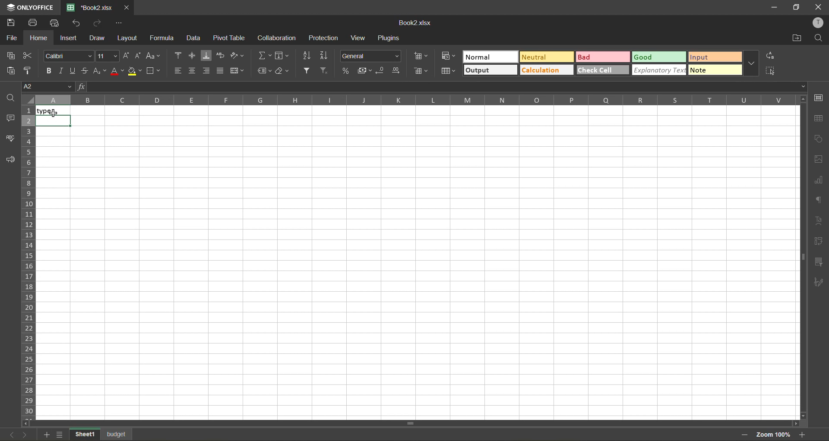 Image resolution: width=829 pixels, height=441 pixels. I want to click on neutral, so click(547, 57).